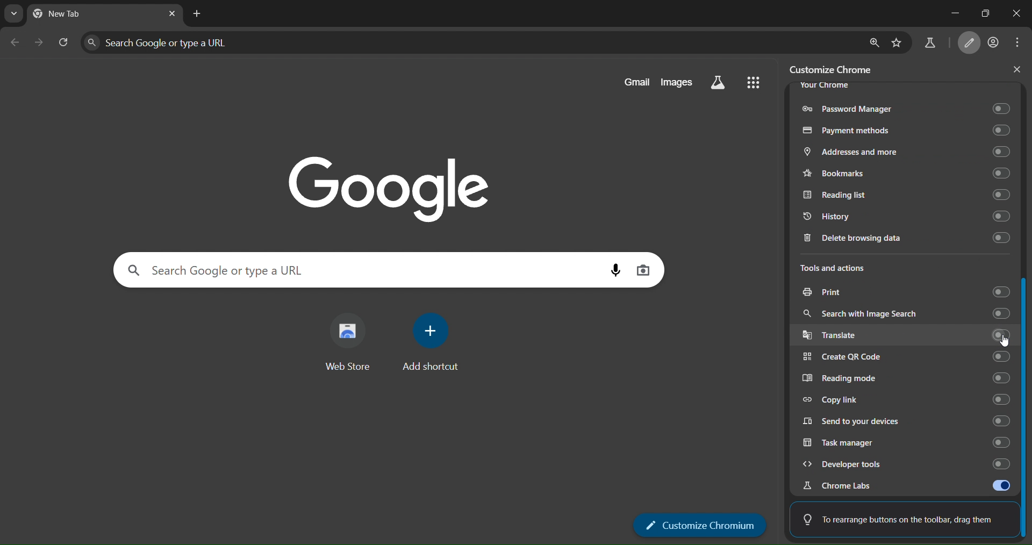  What do you see at coordinates (906, 443) in the screenshot?
I see `task manager` at bounding box center [906, 443].